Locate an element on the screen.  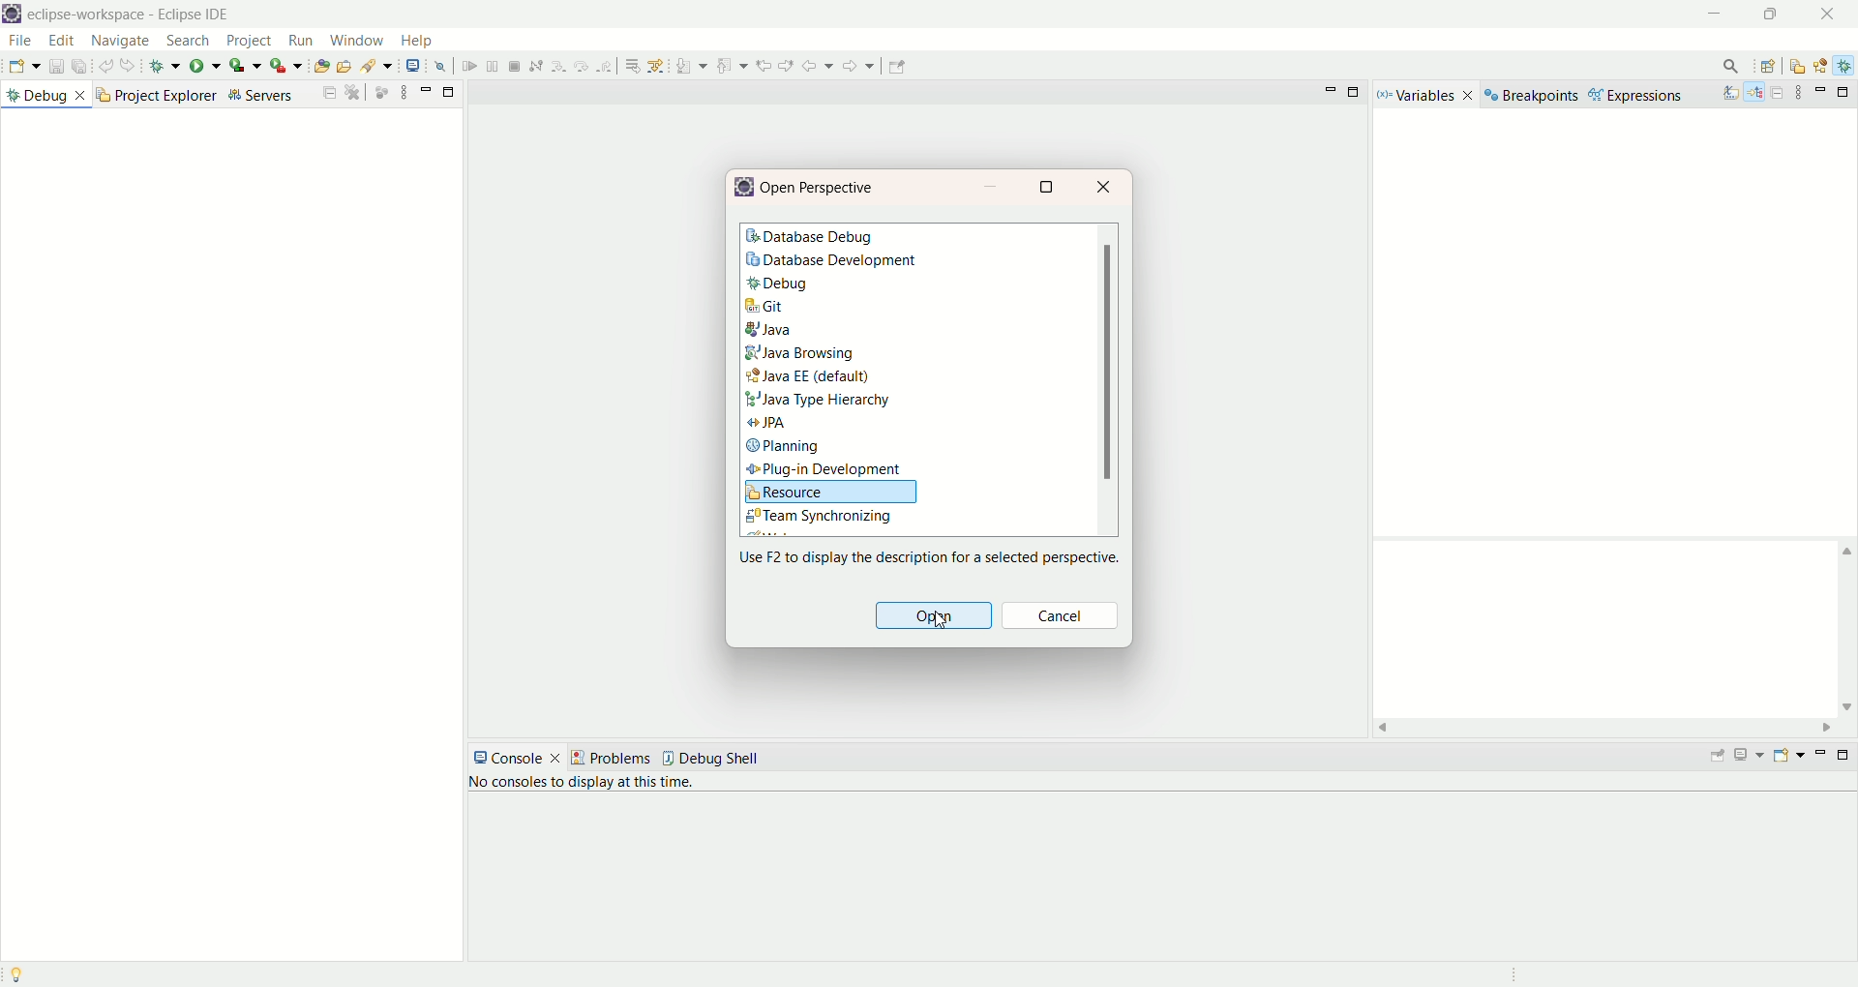
open type is located at coordinates (406, 68).